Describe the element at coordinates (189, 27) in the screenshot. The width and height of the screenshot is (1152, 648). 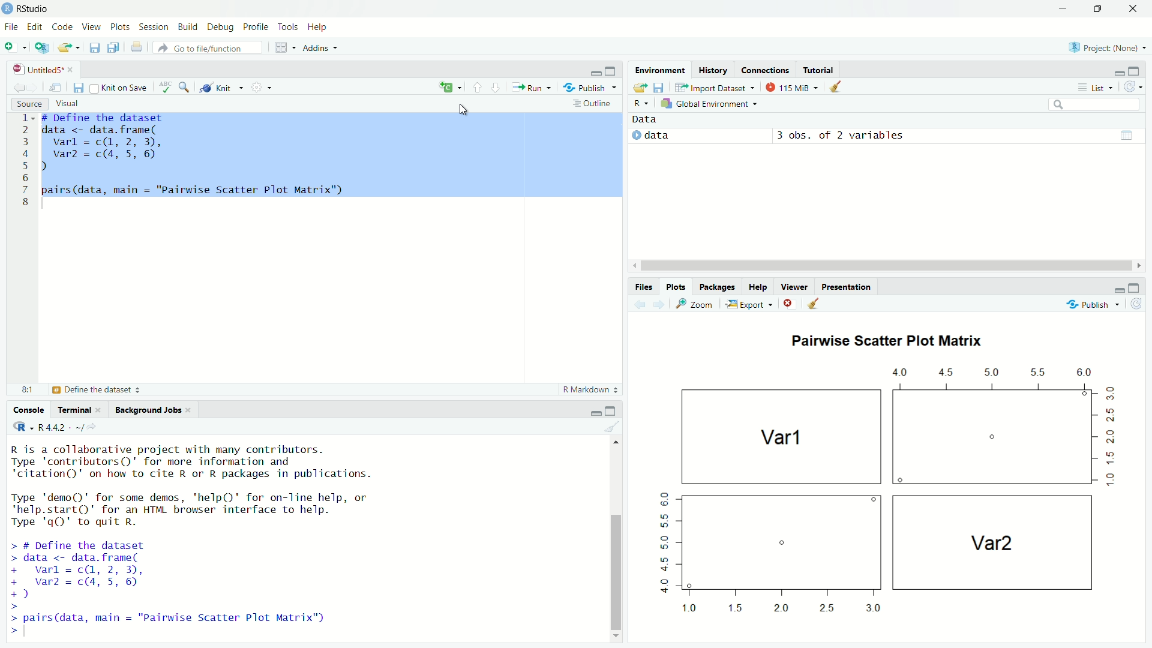
I see `Build` at that location.